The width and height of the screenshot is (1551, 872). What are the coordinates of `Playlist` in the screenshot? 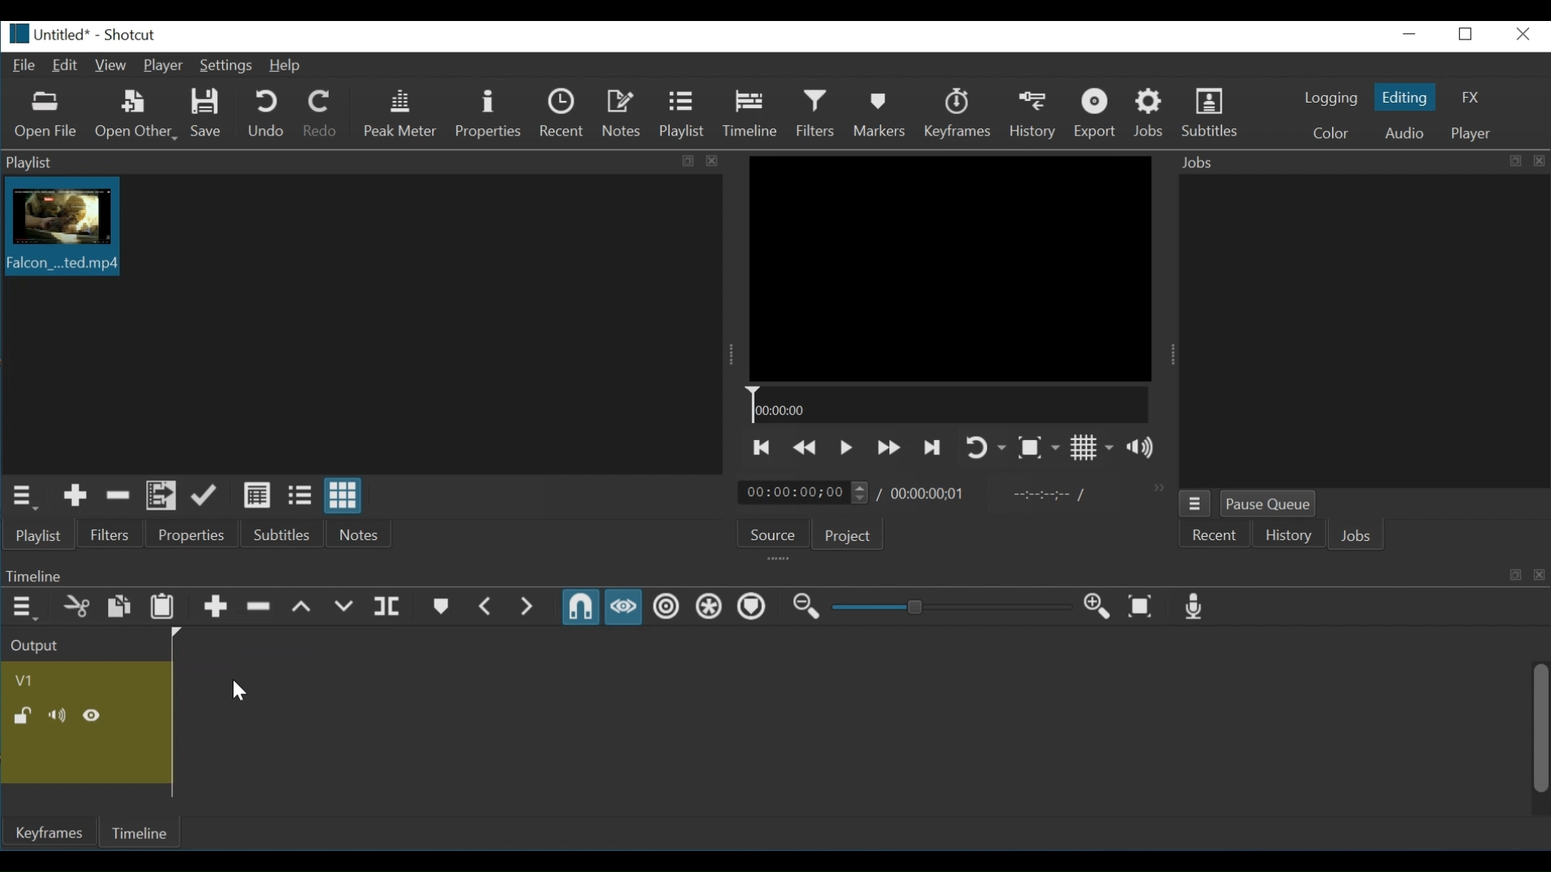 It's located at (681, 113).